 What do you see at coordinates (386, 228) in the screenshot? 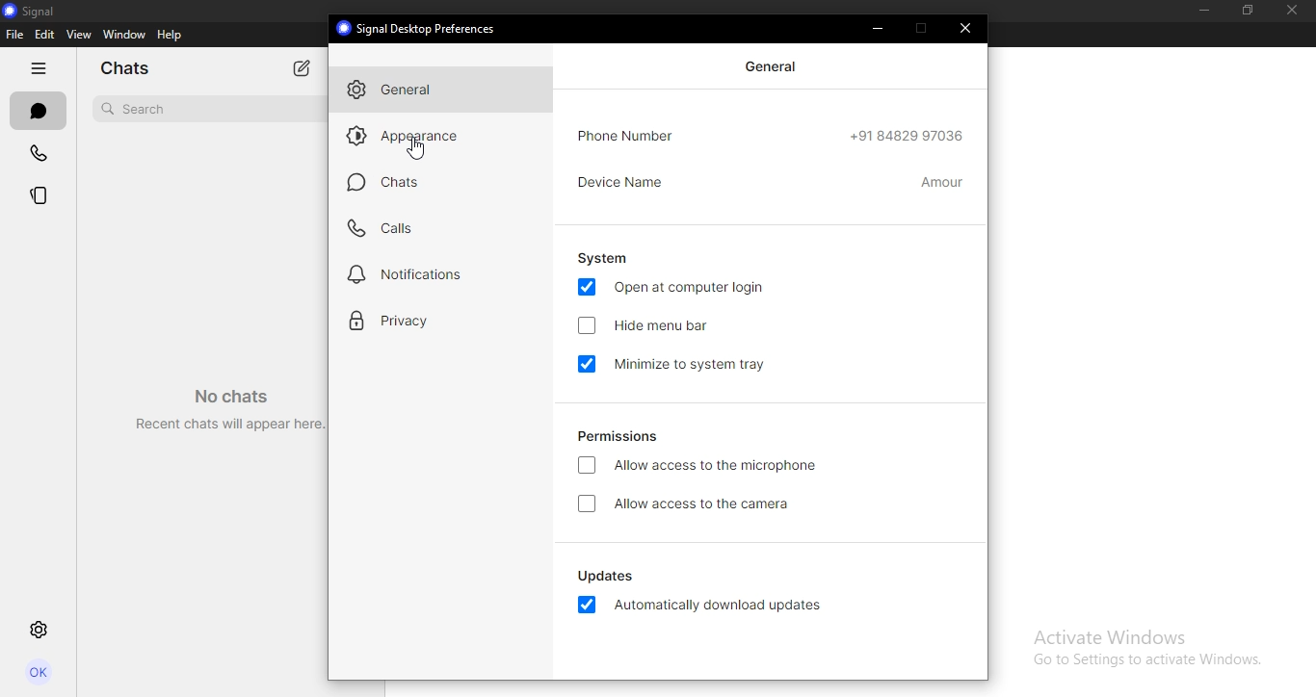
I see `calls` at bounding box center [386, 228].